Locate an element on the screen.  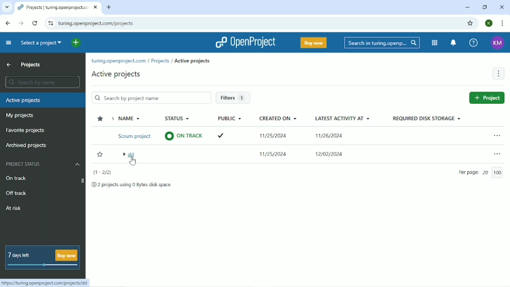
Bookmark this tab is located at coordinates (470, 23).